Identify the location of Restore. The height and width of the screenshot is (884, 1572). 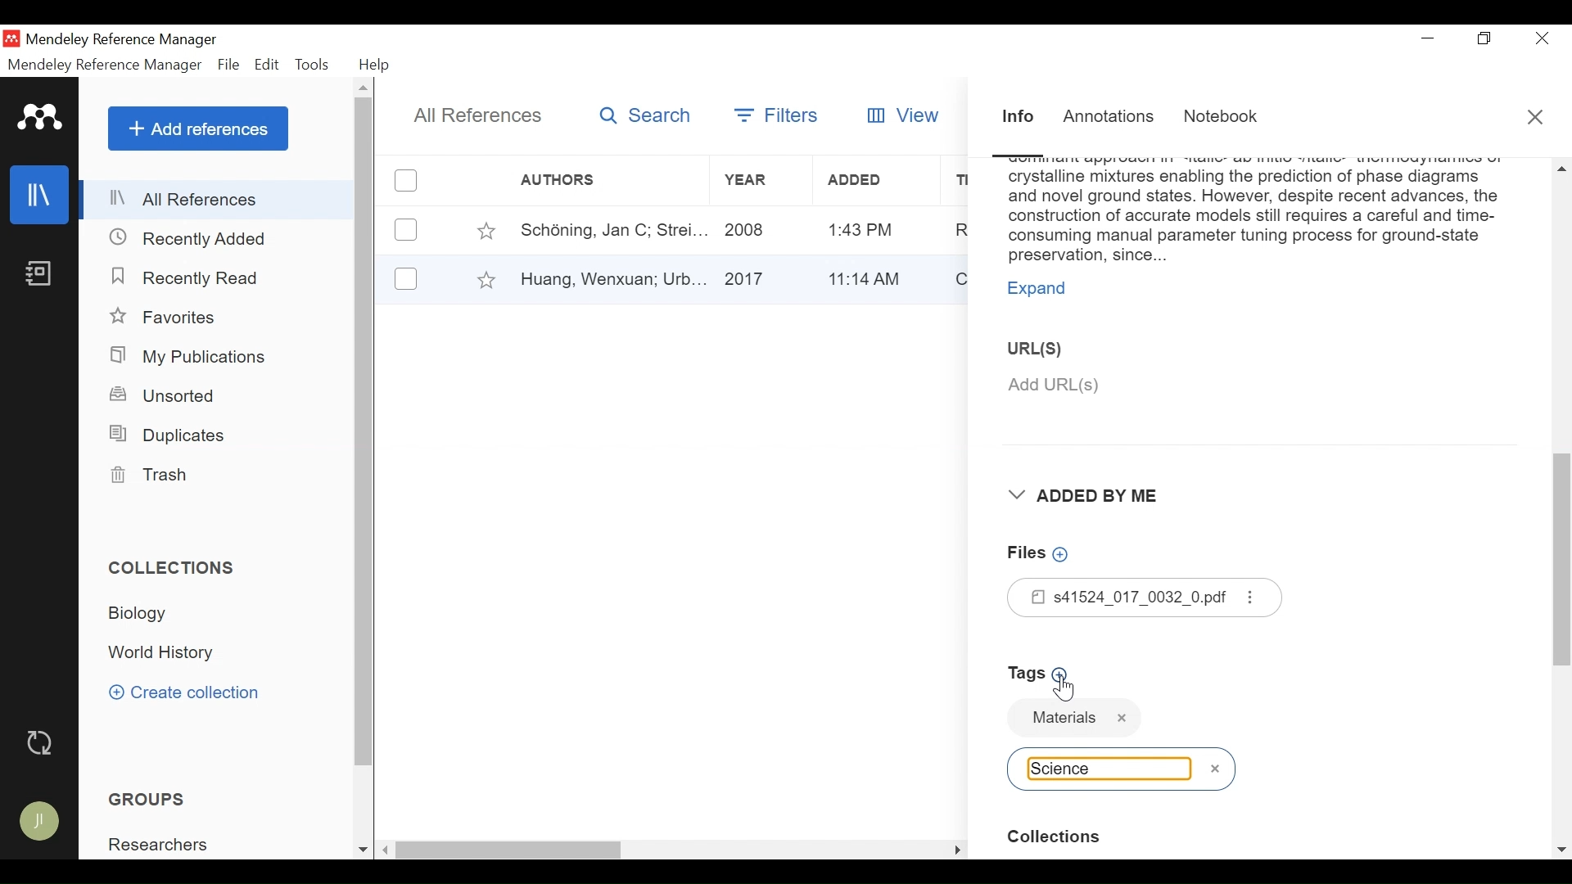
(1487, 38).